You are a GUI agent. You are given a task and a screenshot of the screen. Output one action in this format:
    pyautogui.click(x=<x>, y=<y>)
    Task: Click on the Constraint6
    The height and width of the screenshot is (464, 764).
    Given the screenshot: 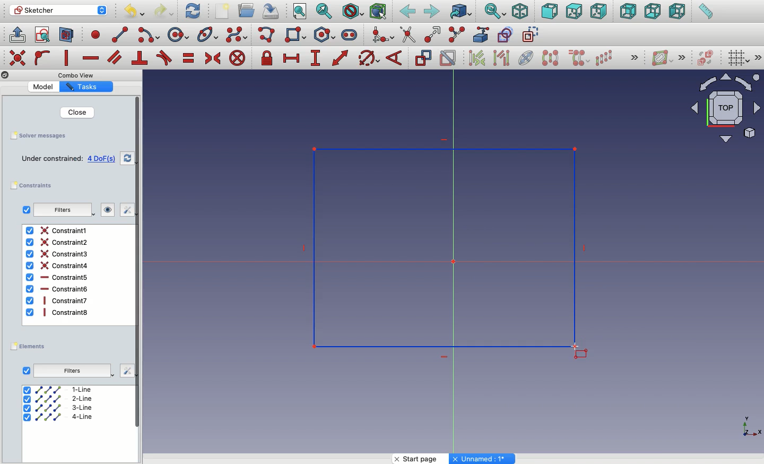 What is the action you would take?
    pyautogui.click(x=57, y=289)
    